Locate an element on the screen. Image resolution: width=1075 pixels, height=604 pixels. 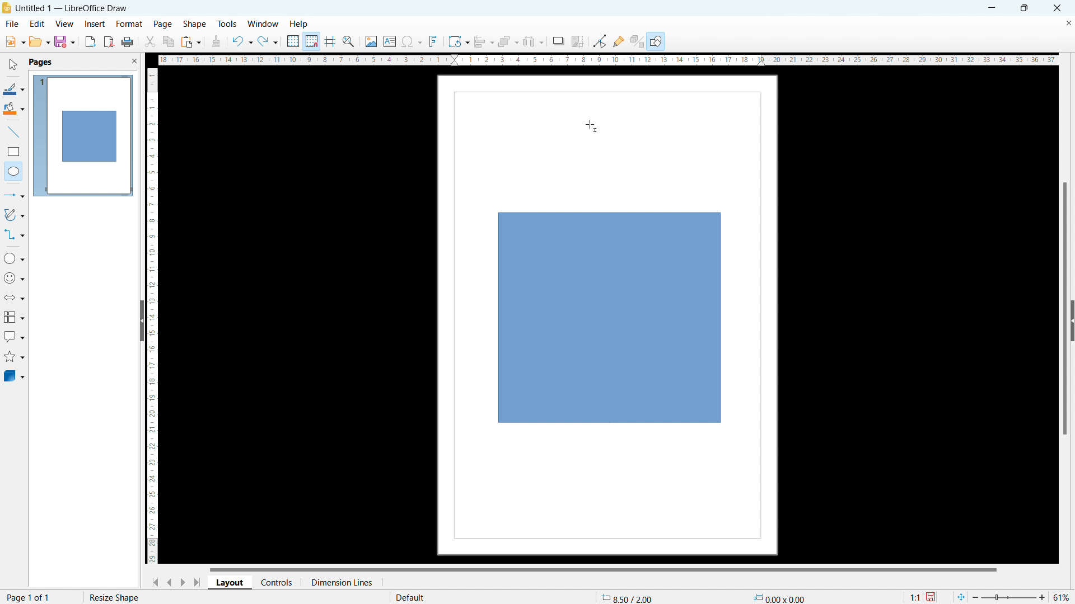
clone formatting is located at coordinates (216, 42).